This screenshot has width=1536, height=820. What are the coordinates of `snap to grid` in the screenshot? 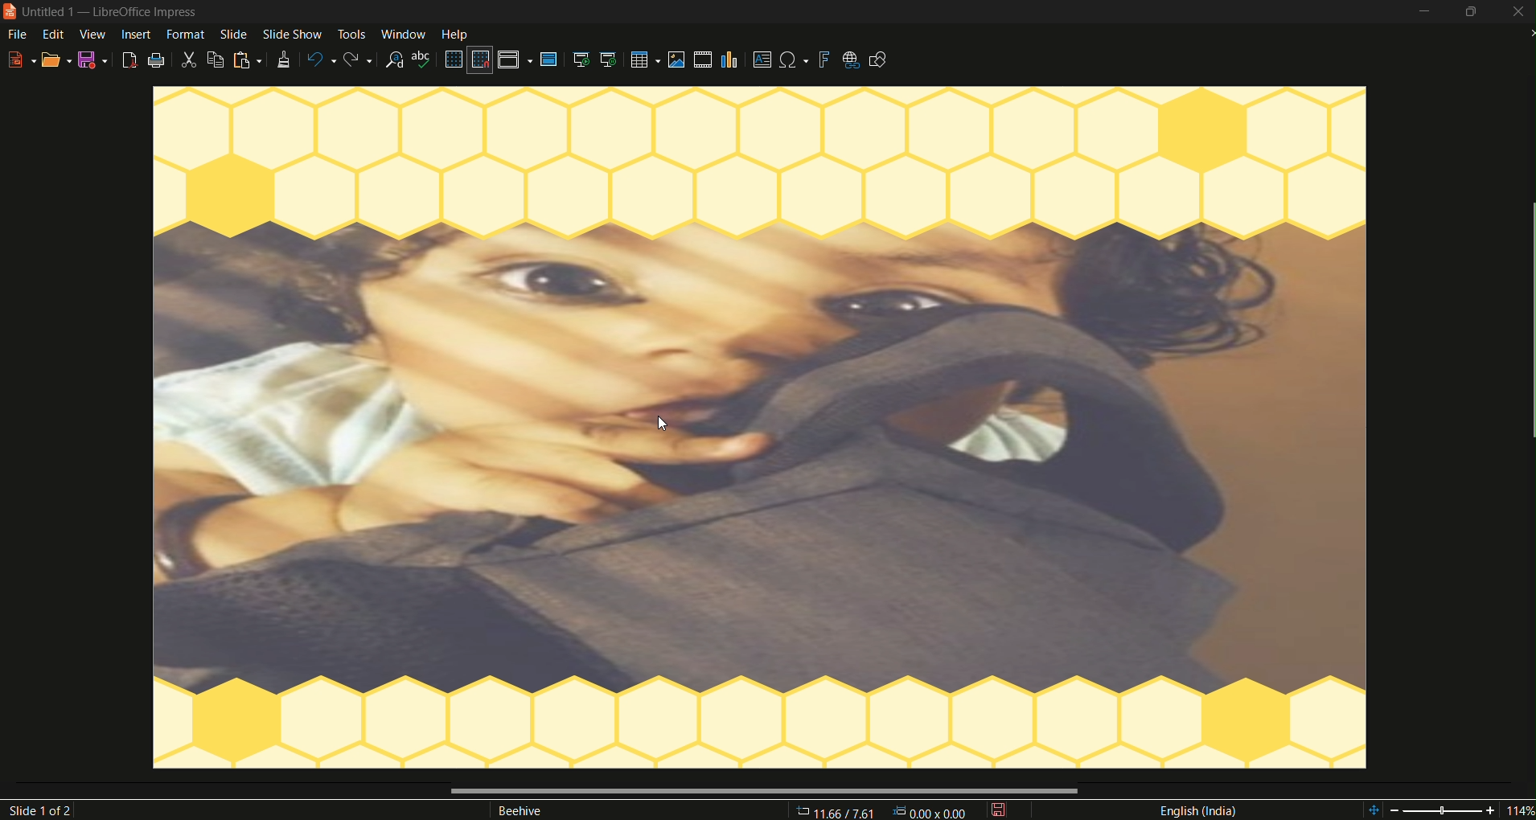 It's located at (478, 61).